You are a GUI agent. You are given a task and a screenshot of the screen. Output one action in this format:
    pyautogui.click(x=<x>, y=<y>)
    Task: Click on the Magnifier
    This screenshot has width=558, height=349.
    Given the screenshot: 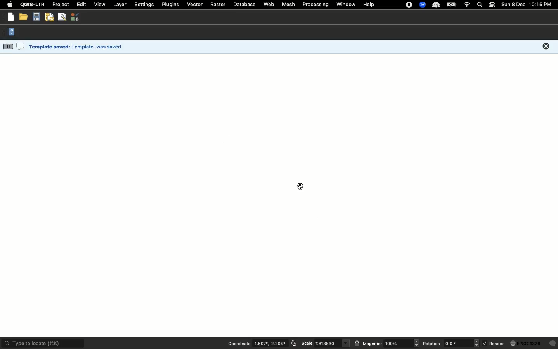 What is the action you would take?
    pyautogui.click(x=372, y=343)
    